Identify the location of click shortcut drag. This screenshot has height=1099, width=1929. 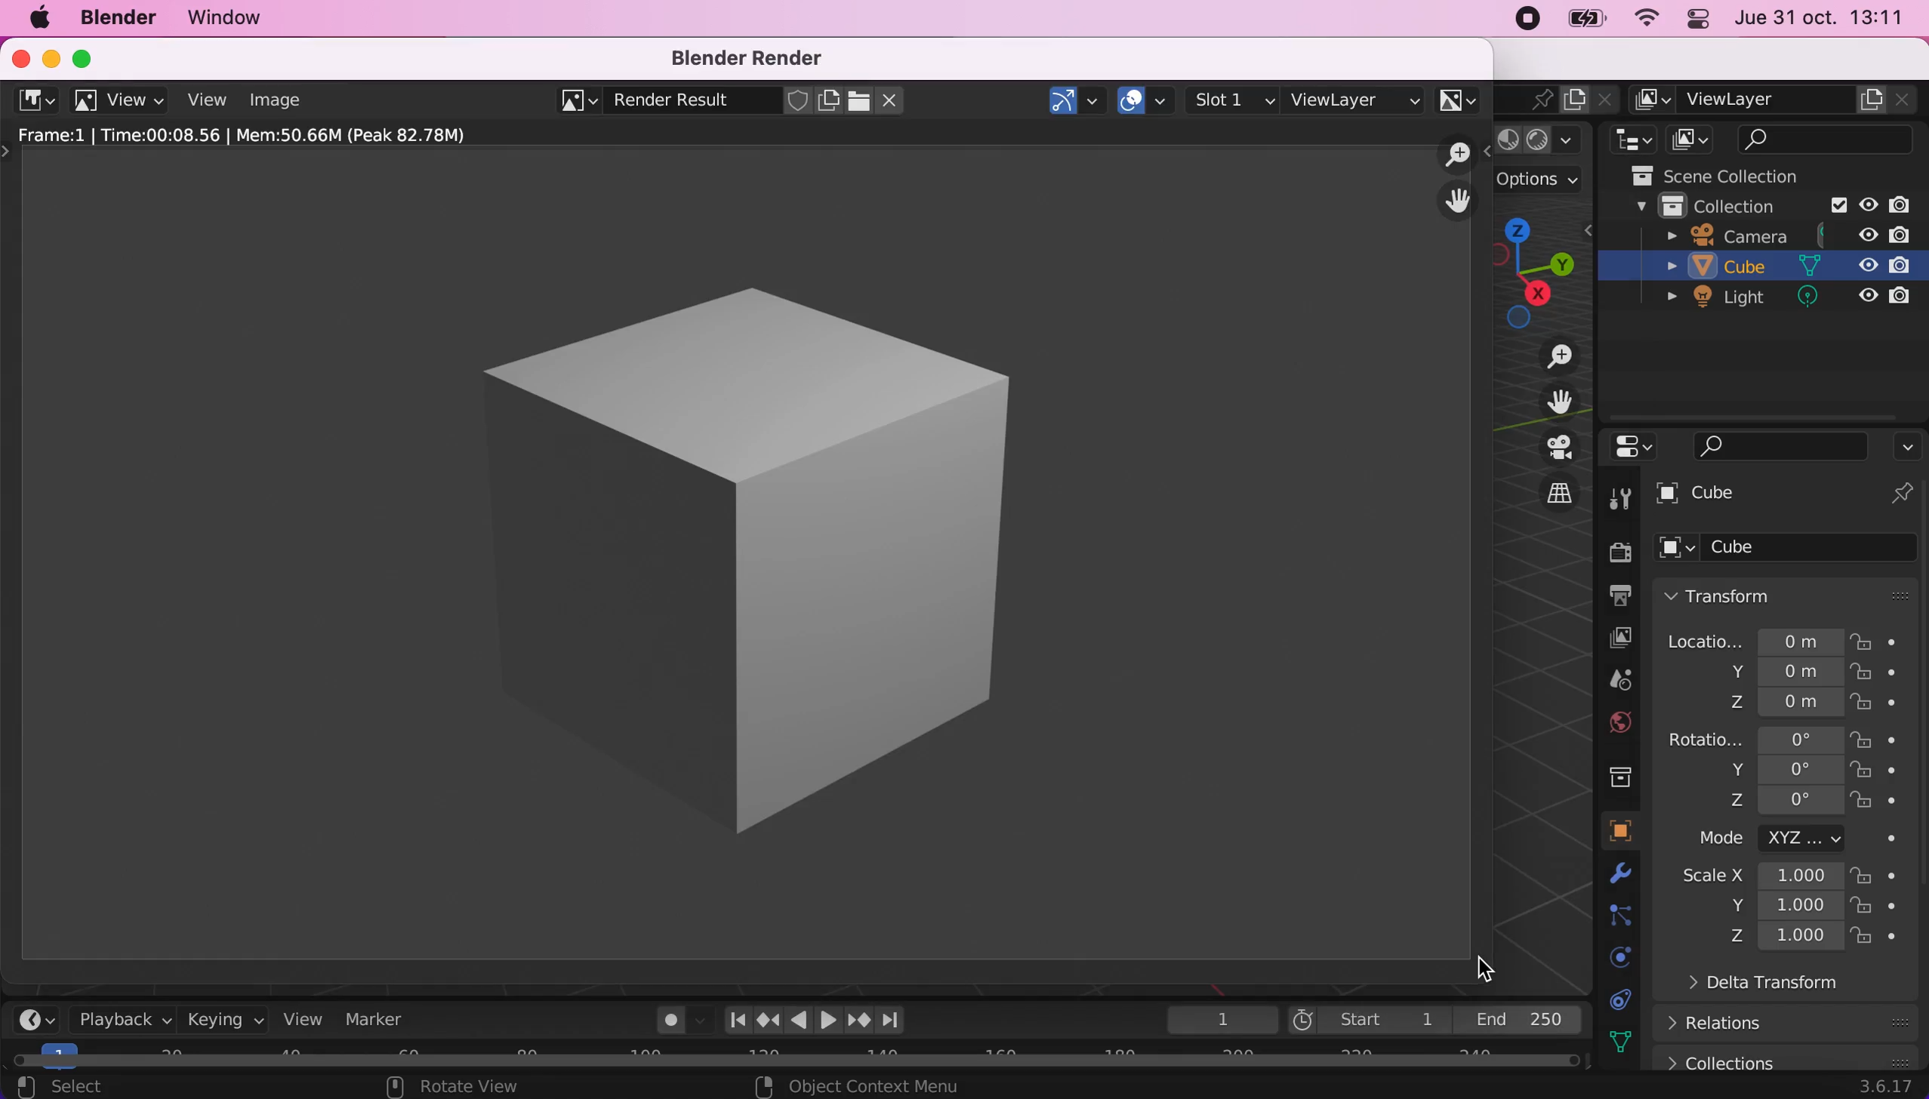
(1545, 269).